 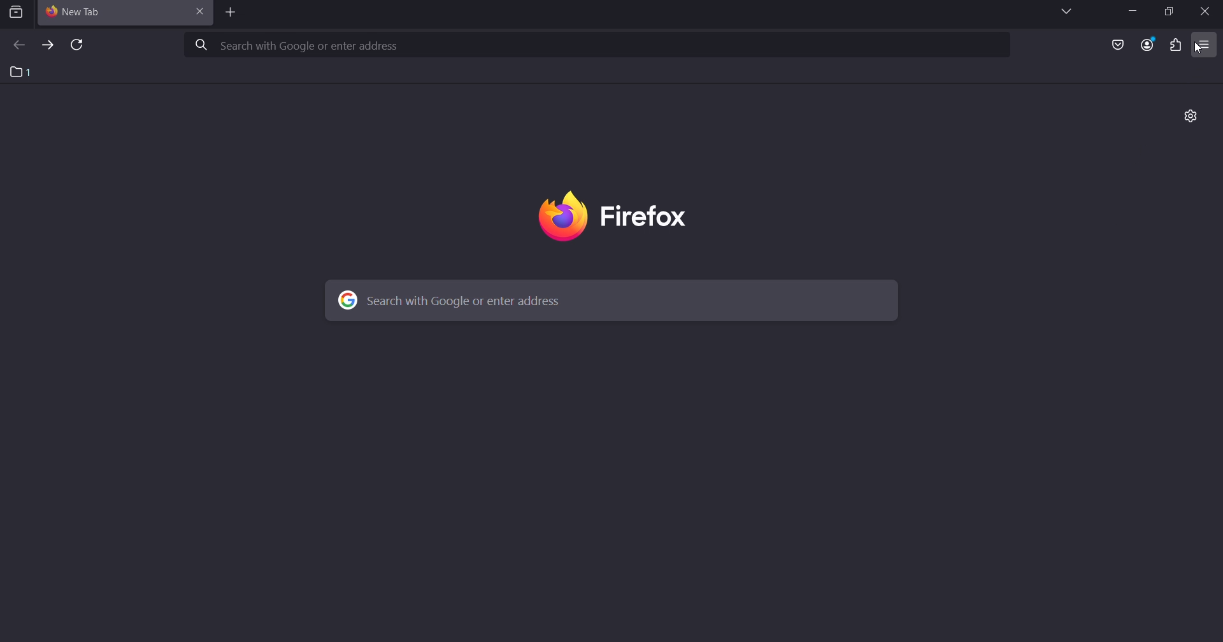 What do you see at coordinates (1192, 119) in the screenshot?
I see `personalize new tab` at bounding box center [1192, 119].